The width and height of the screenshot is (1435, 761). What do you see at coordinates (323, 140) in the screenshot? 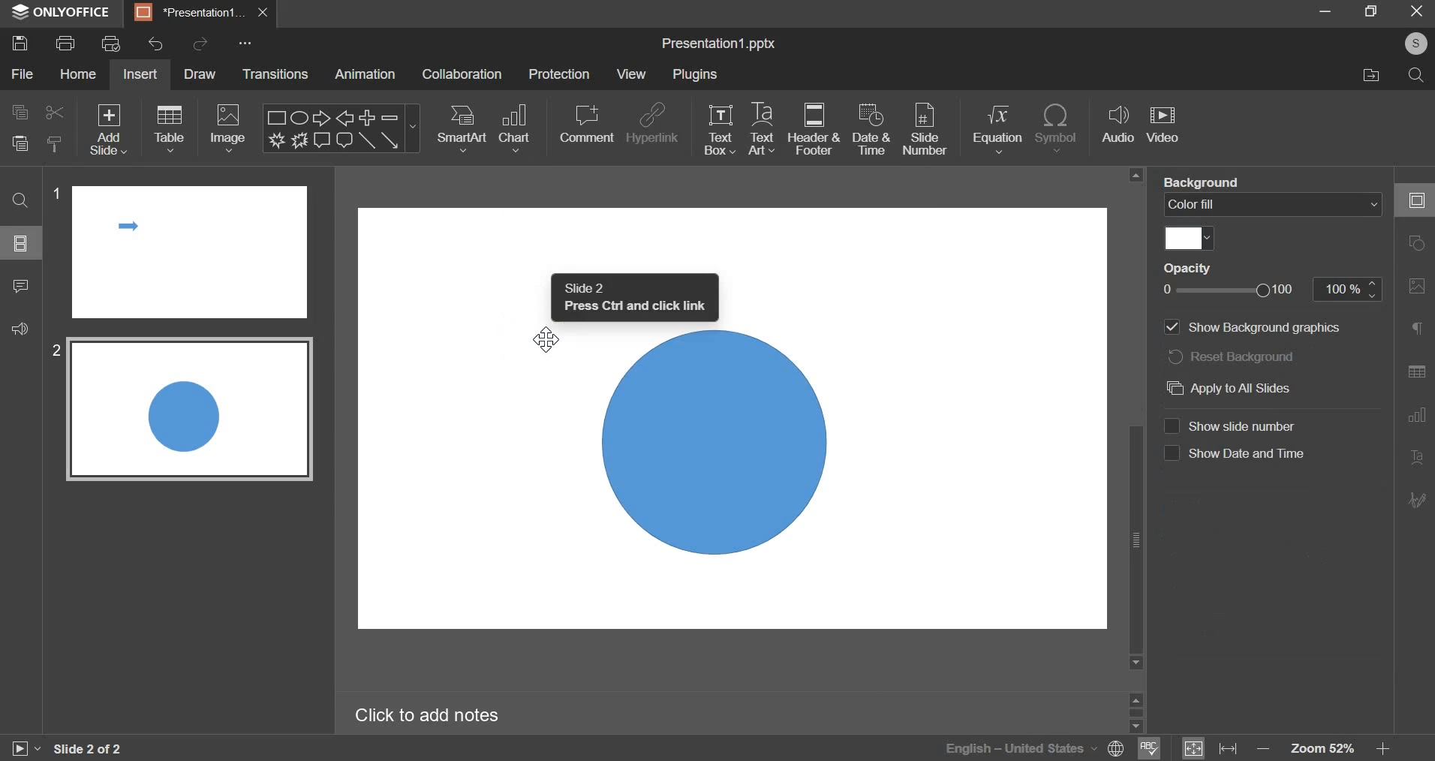
I see `Rectangular callout` at bounding box center [323, 140].